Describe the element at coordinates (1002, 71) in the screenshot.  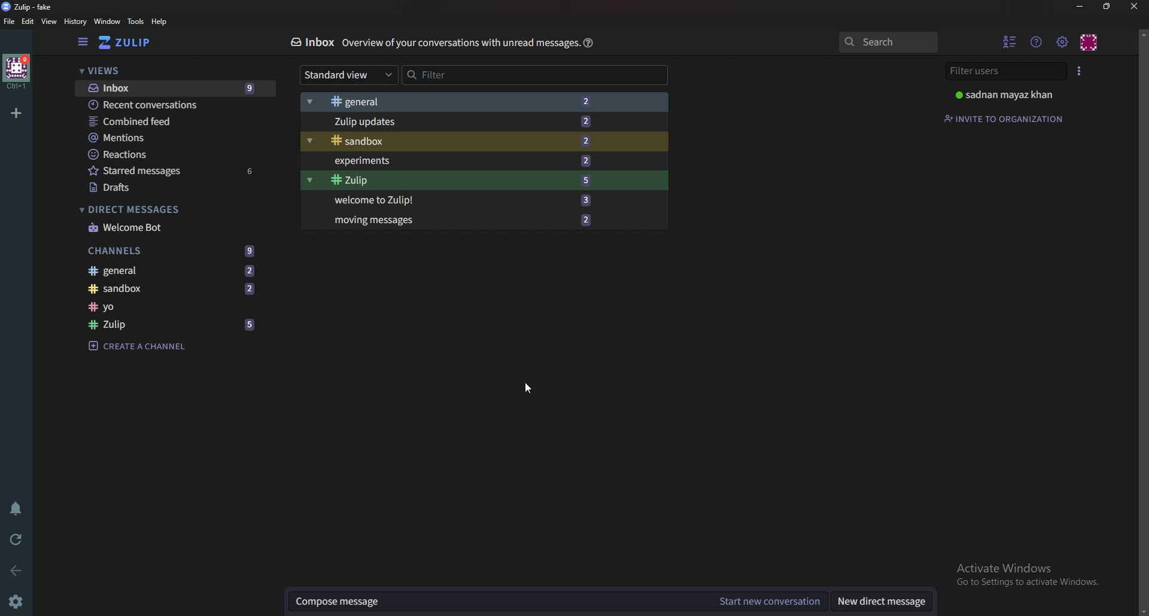
I see `Filter users` at that location.